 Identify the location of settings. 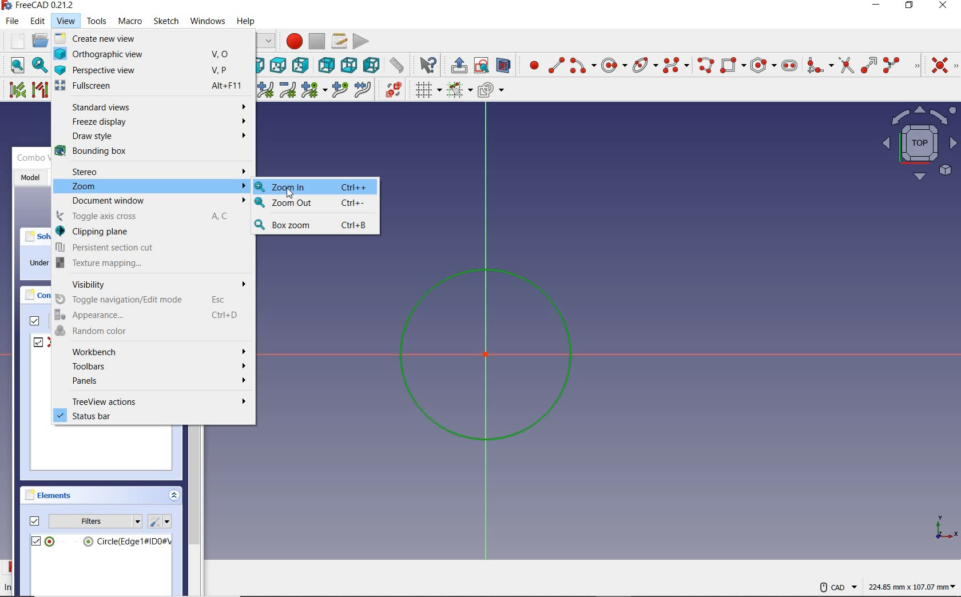
(161, 523).